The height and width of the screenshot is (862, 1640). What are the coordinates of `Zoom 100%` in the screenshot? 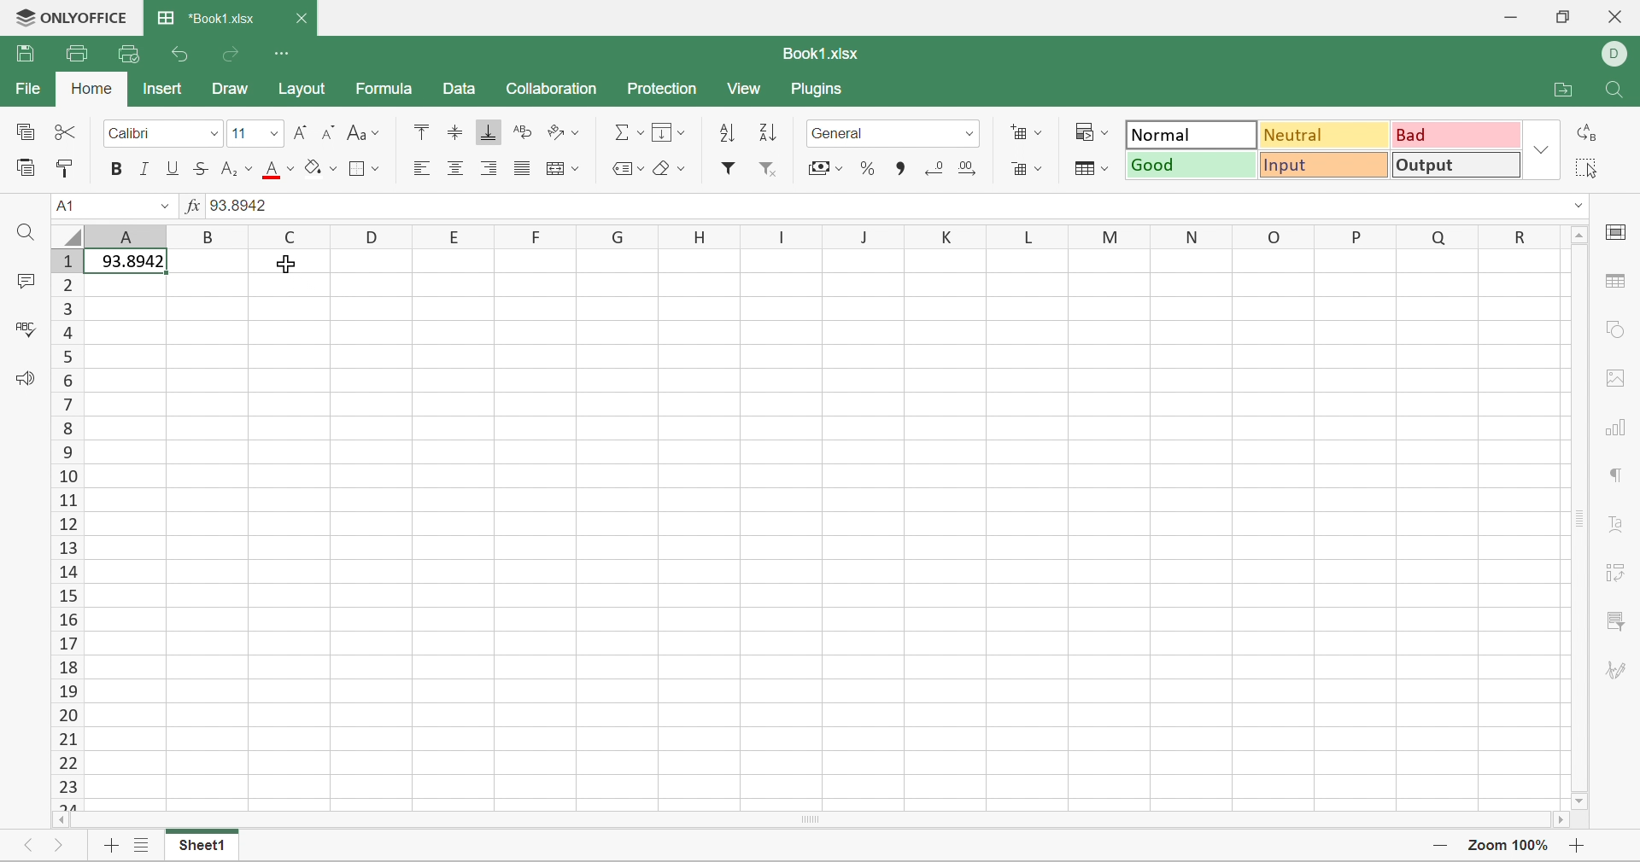 It's located at (1505, 847).